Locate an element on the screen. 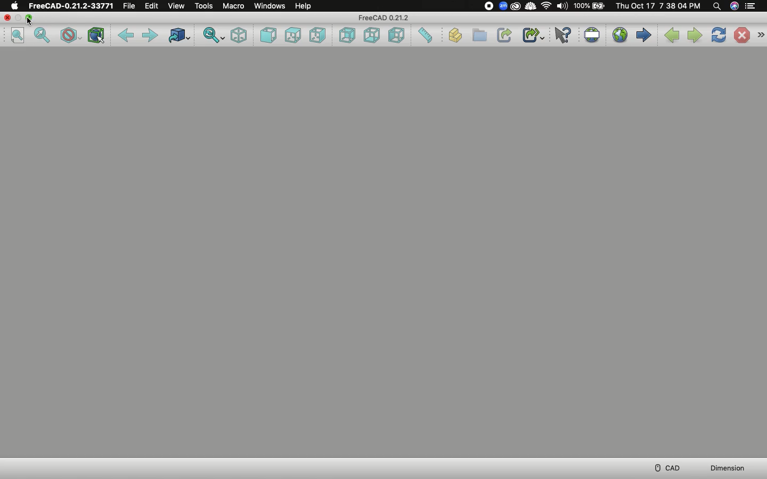  Make link is located at coordinates (503, 36).